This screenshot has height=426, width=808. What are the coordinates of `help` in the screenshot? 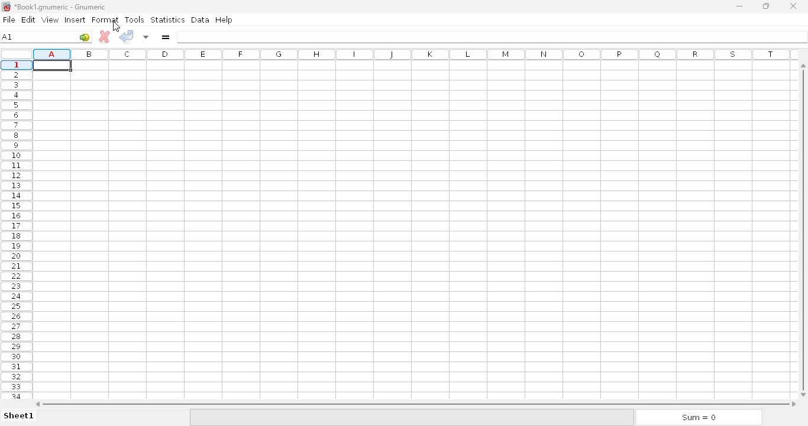 It's located at (224, 20).